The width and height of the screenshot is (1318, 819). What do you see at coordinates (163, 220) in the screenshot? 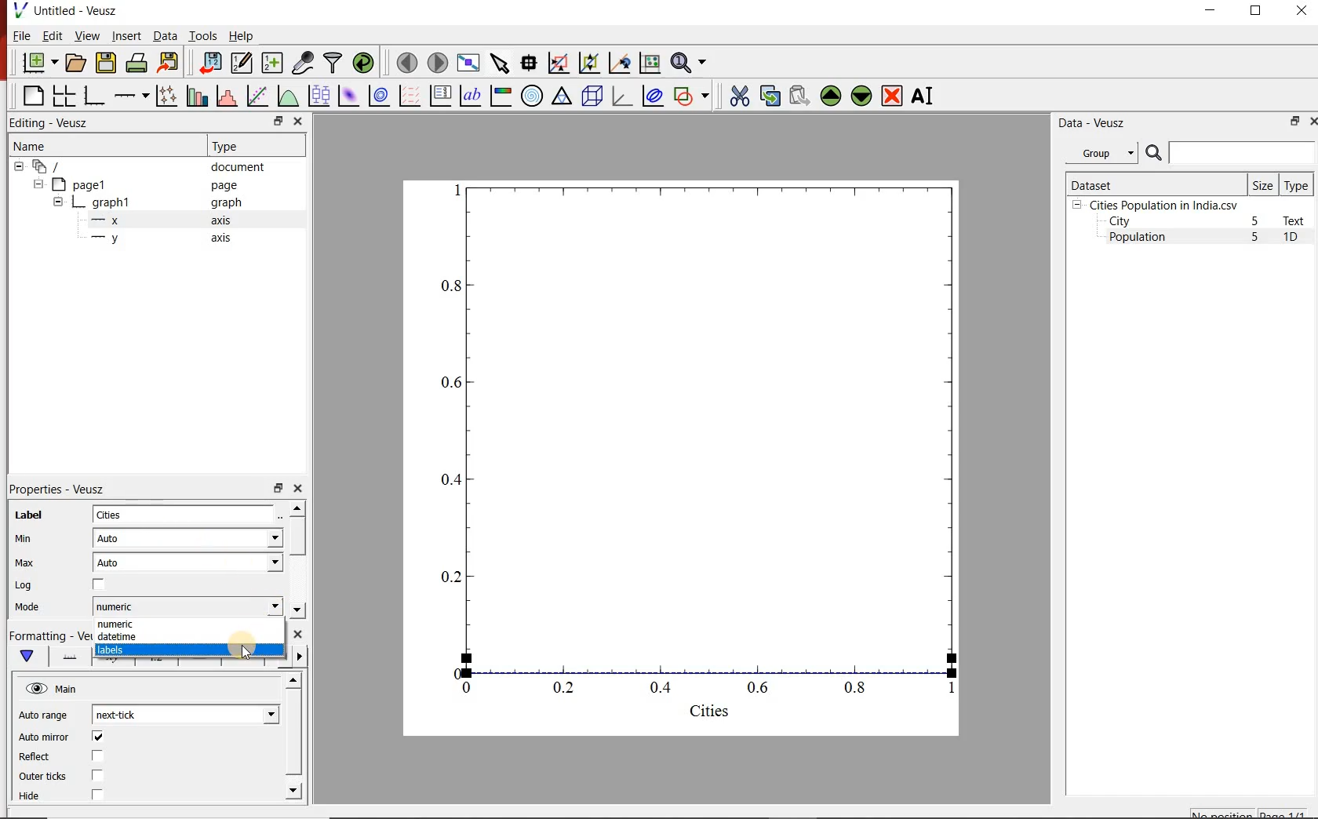
I see `x axis` at bounding box center [163, 220].